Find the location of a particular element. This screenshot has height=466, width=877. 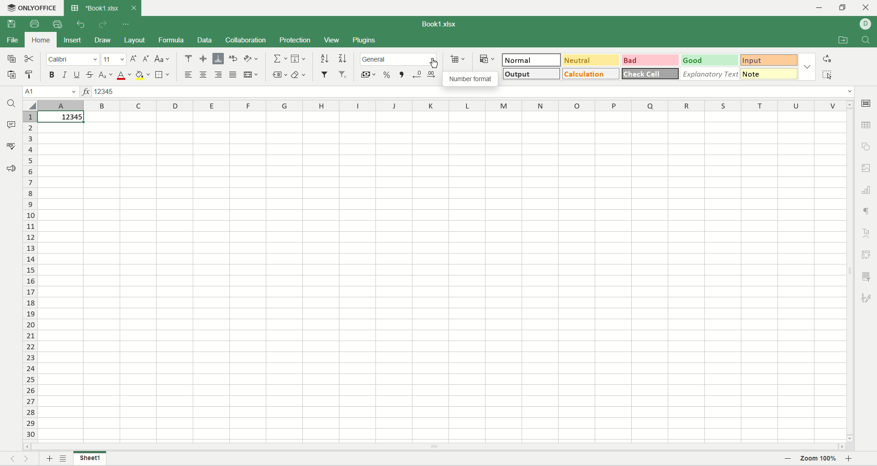

horizontal scroll bar is located at coordinates (433, 446).